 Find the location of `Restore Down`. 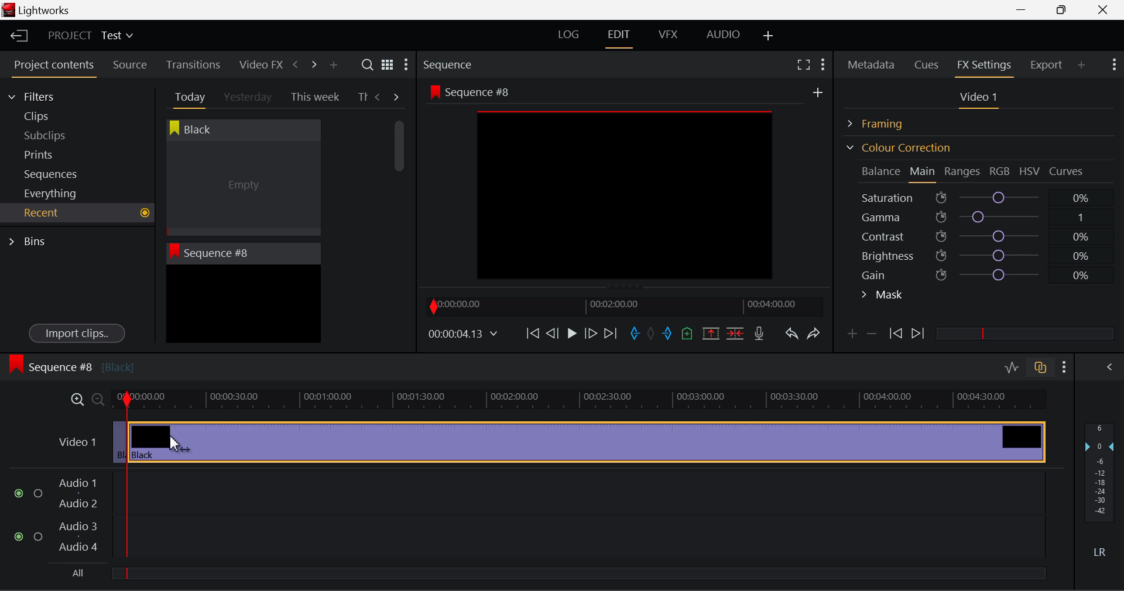

Restore Down is located at coordinates (1025, 10).